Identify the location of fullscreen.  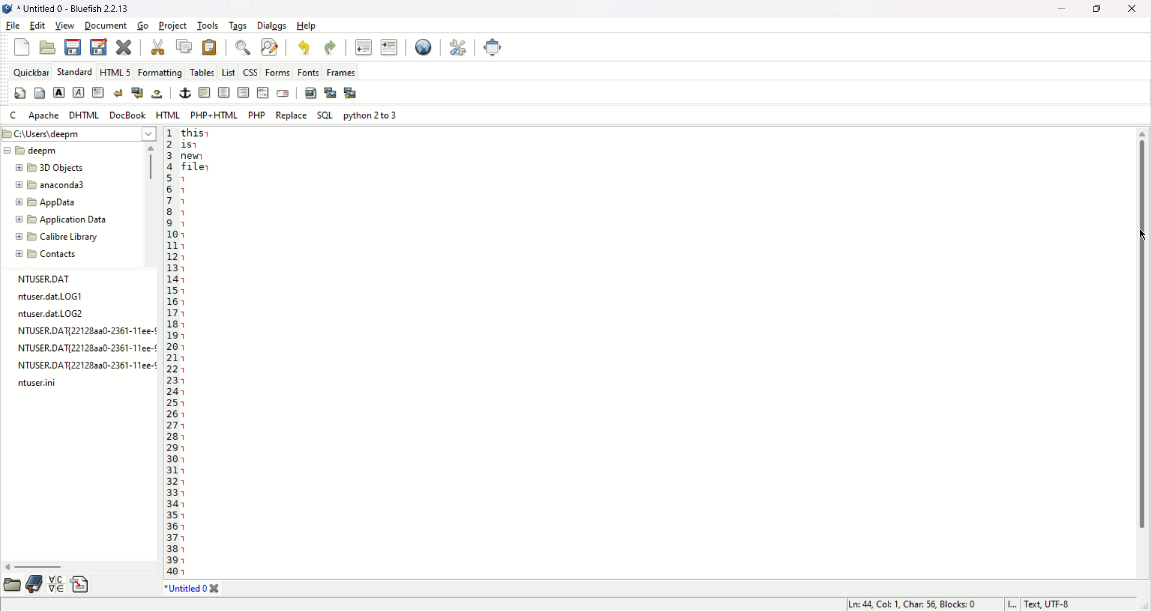
(495, 47).